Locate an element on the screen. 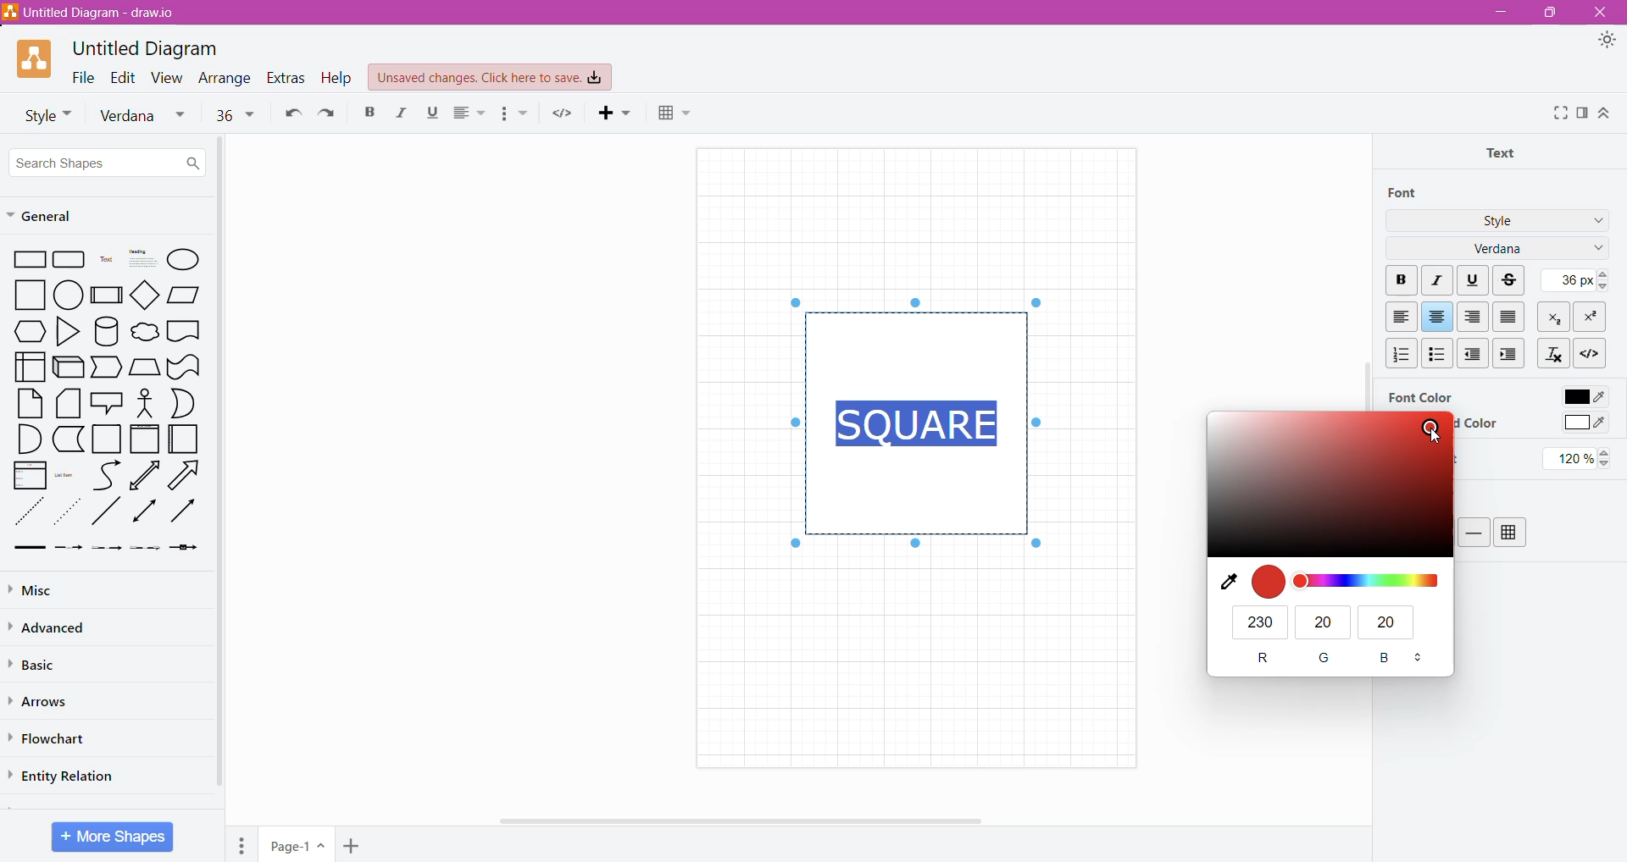  Manual Input is located at coordinates (144, 367).